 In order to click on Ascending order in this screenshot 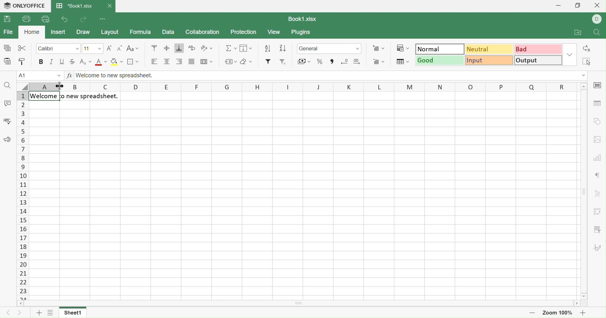, I will do `click(268, 48)`.